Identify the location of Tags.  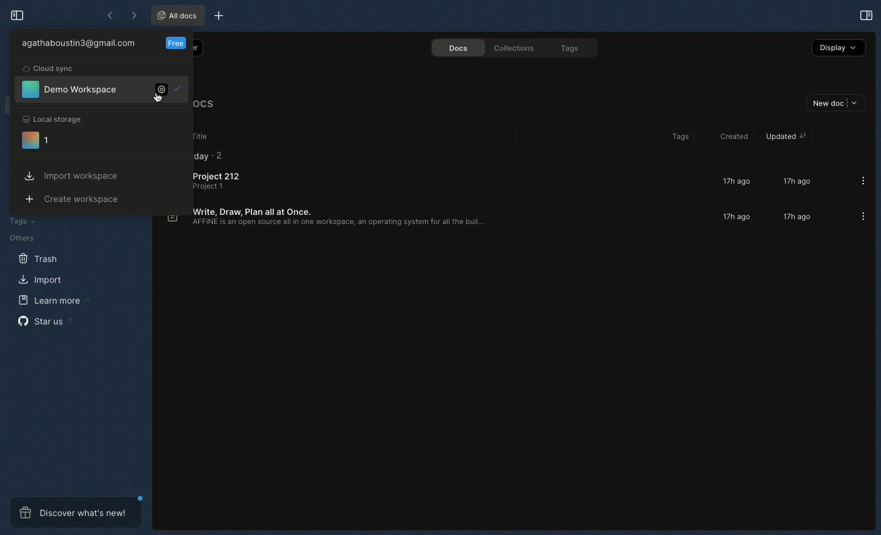
(674, 137).